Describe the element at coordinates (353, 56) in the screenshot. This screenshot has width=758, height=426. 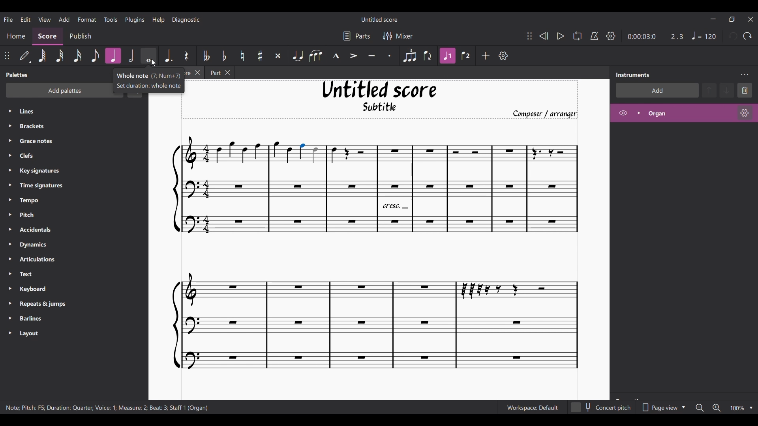
I see `Accent` at that location.